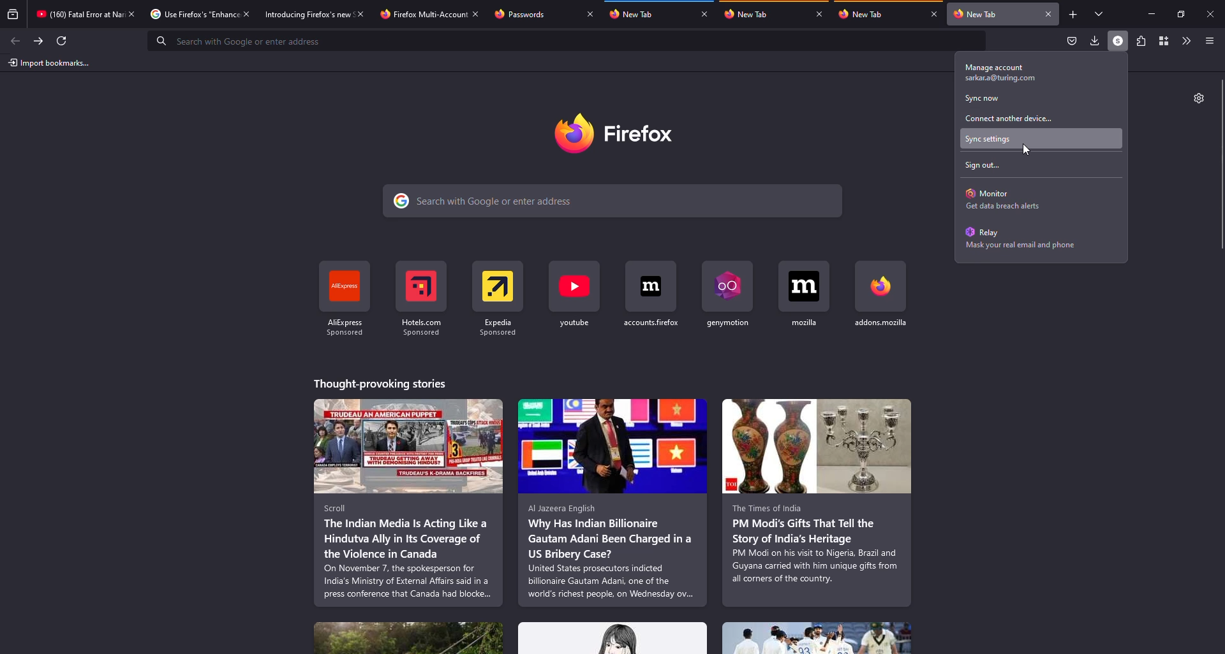 The width and height of the screenshot is (1225, 654). Describe the element at coordinates (613, 200) in the screenshot. I see `search` at that location.